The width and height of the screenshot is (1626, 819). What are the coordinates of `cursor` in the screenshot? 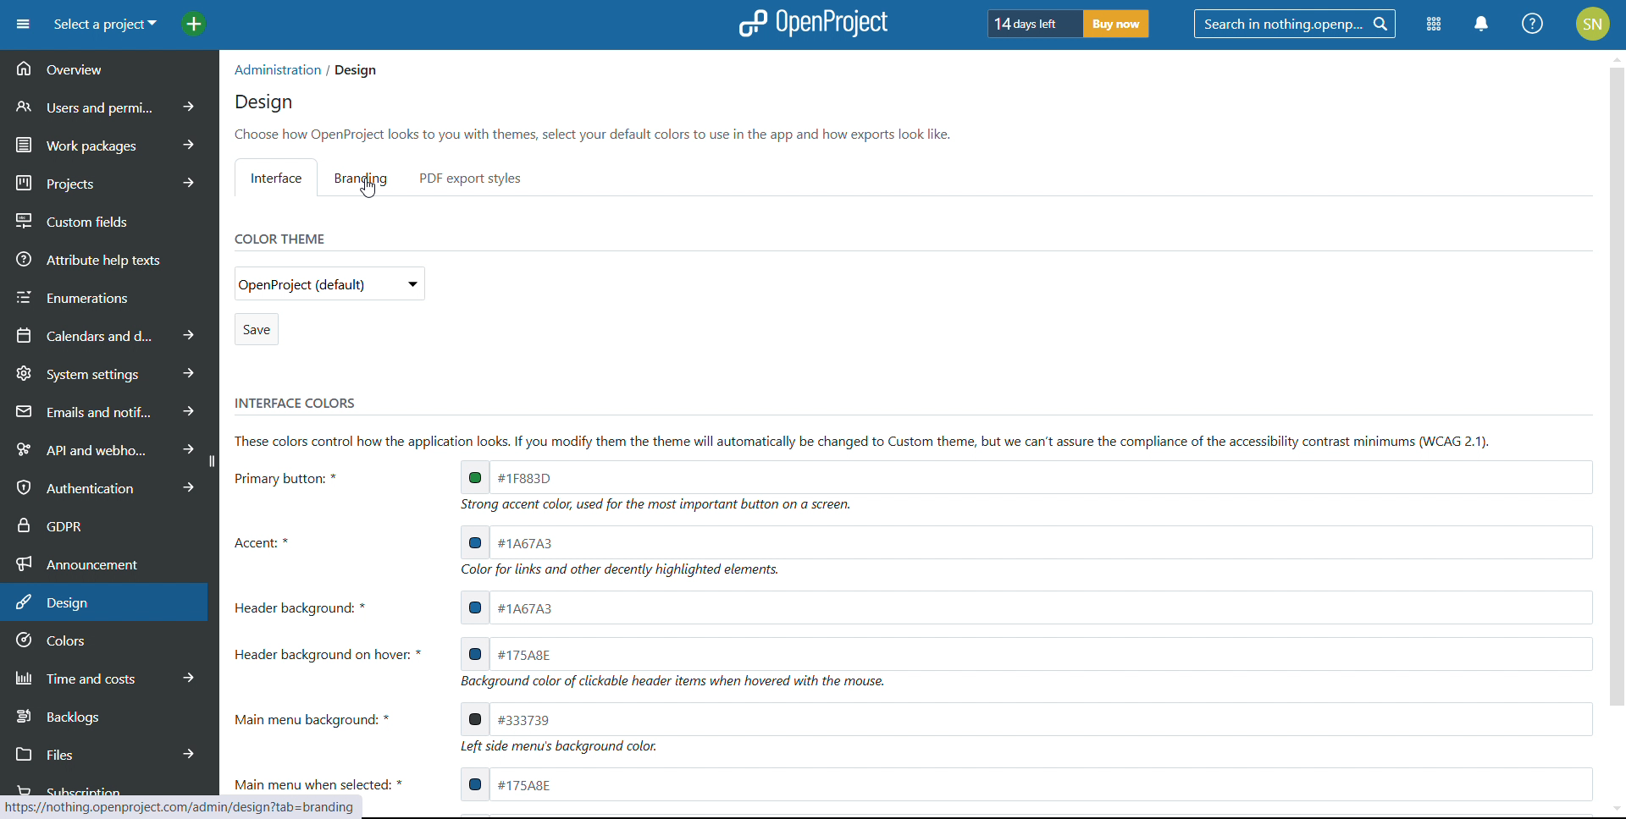 It's located at (372, 190).